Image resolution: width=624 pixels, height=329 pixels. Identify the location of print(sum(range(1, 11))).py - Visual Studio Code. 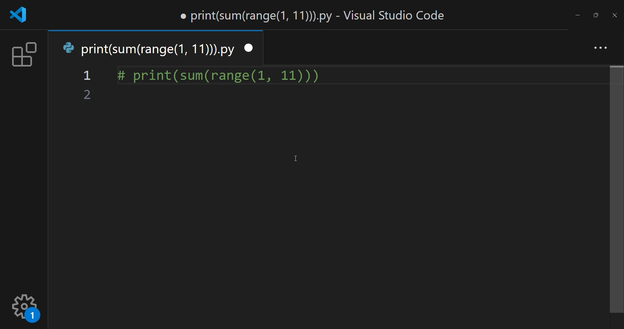
(315, 15).